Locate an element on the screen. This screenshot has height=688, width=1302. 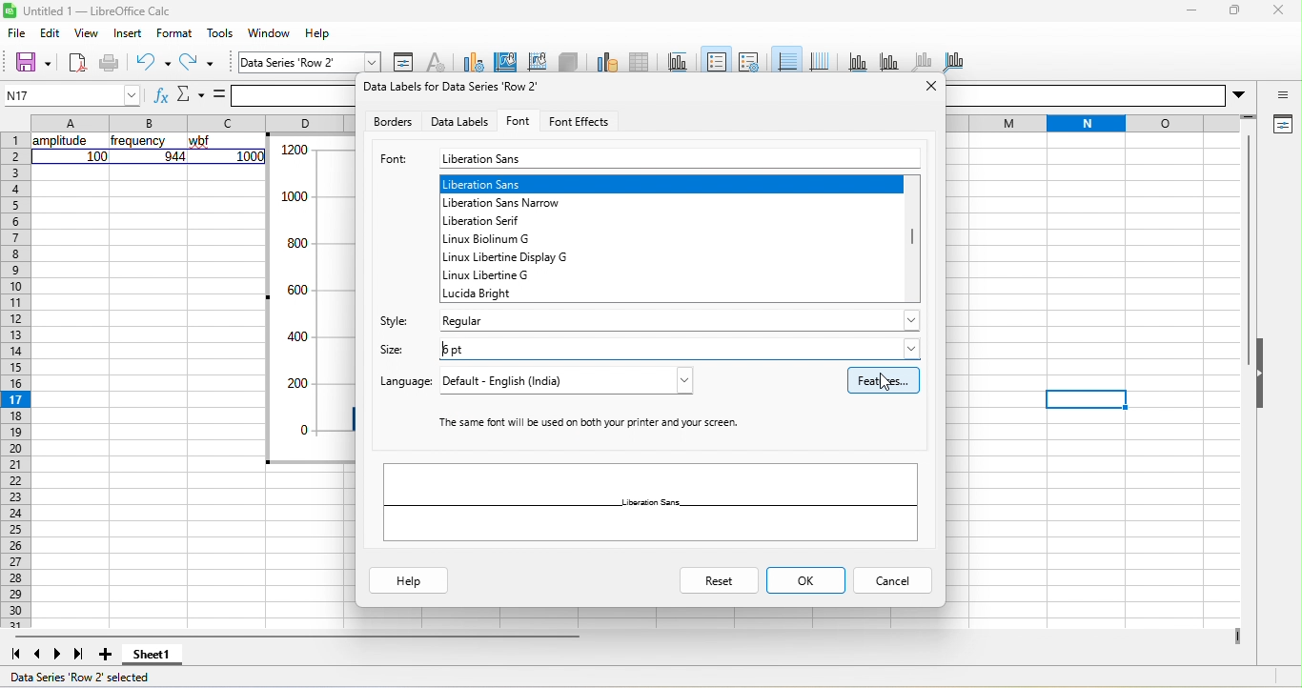
formula bar is located at coordinates (275, 94).